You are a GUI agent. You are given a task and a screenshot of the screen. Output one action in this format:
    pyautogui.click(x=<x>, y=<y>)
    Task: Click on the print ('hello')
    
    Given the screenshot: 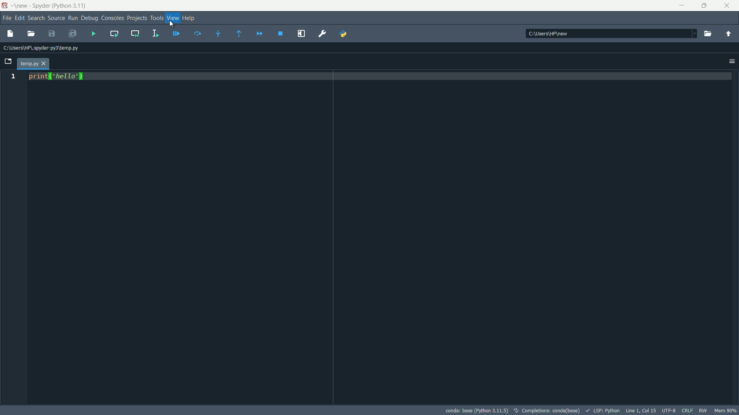 What is the action you would take?
    pyautogui.click(x=59, y=76)
    